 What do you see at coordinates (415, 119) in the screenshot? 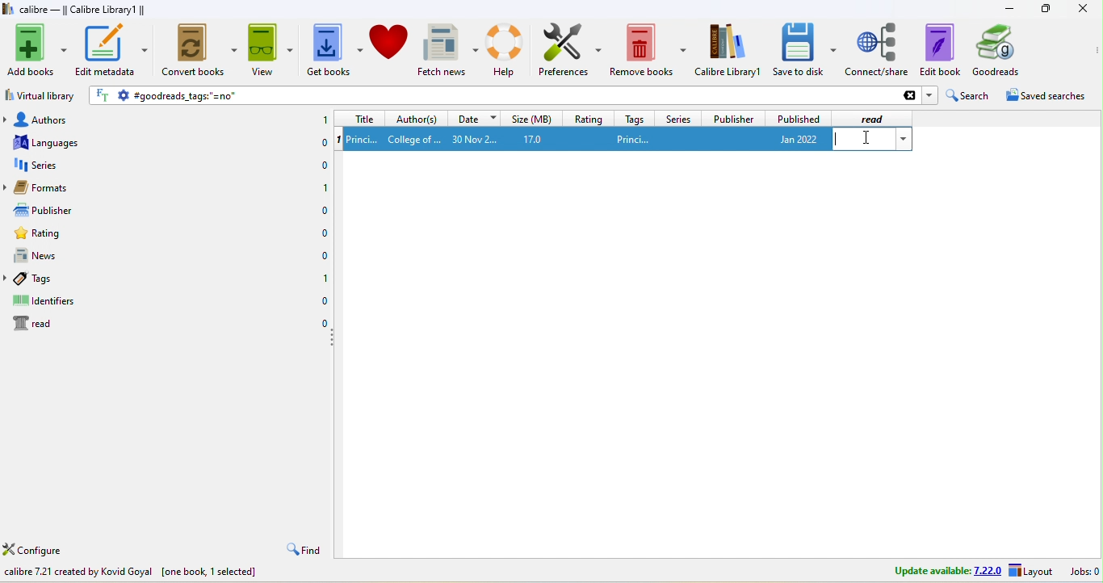
I see `author(s)` at bounding box center [415, 119].